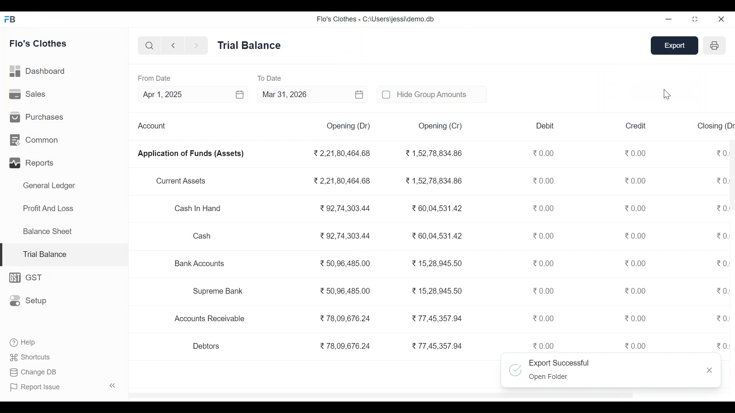 This screenshot has width=735, height=413. Describe the element at coordinates (172, 45) in the screenshot. I see `Move back` at that location.